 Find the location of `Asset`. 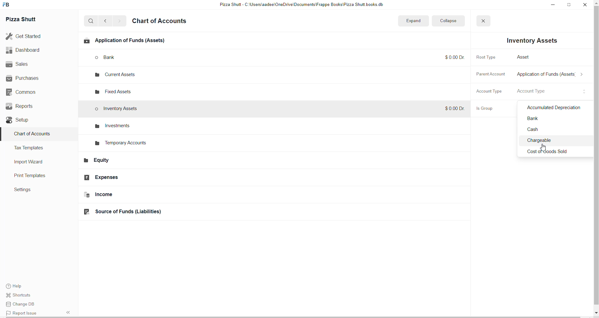

Asset is located at coordinates (527, 56).